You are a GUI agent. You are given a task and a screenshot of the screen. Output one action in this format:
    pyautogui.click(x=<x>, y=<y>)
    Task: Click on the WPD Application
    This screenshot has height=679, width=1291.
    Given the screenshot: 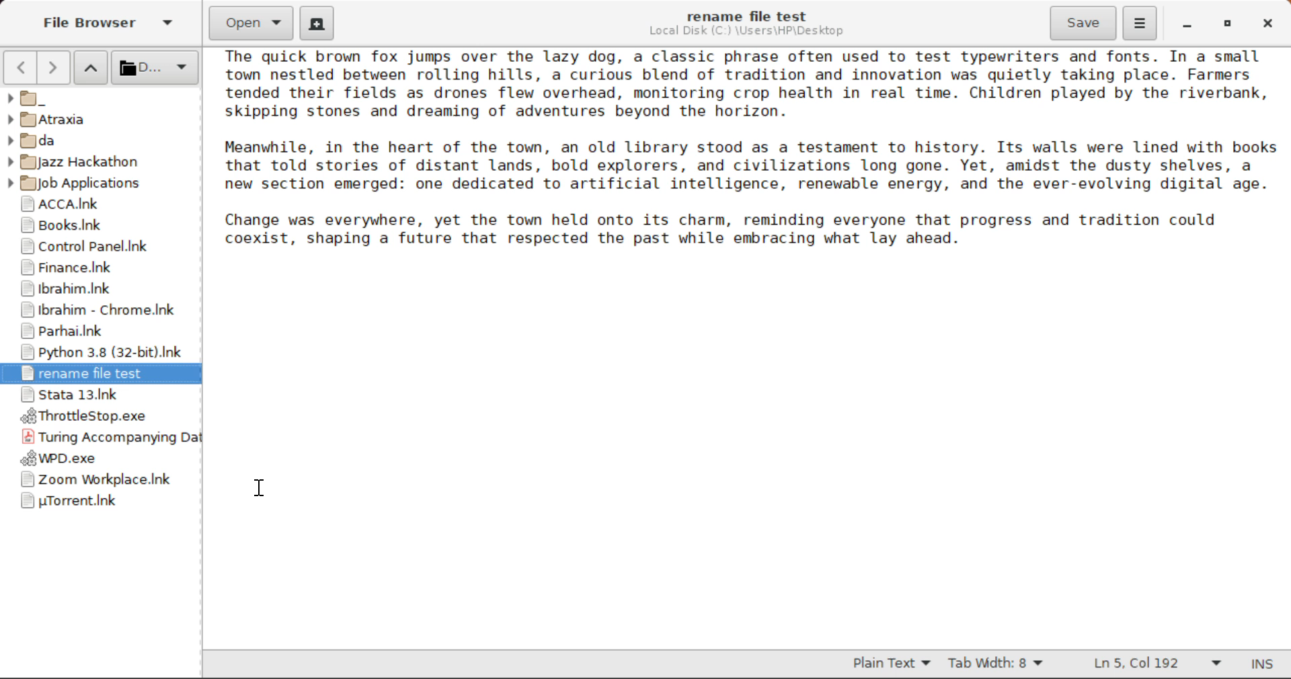 What is the action you would take?
    pyautogui.click(x=101, y=459)
    